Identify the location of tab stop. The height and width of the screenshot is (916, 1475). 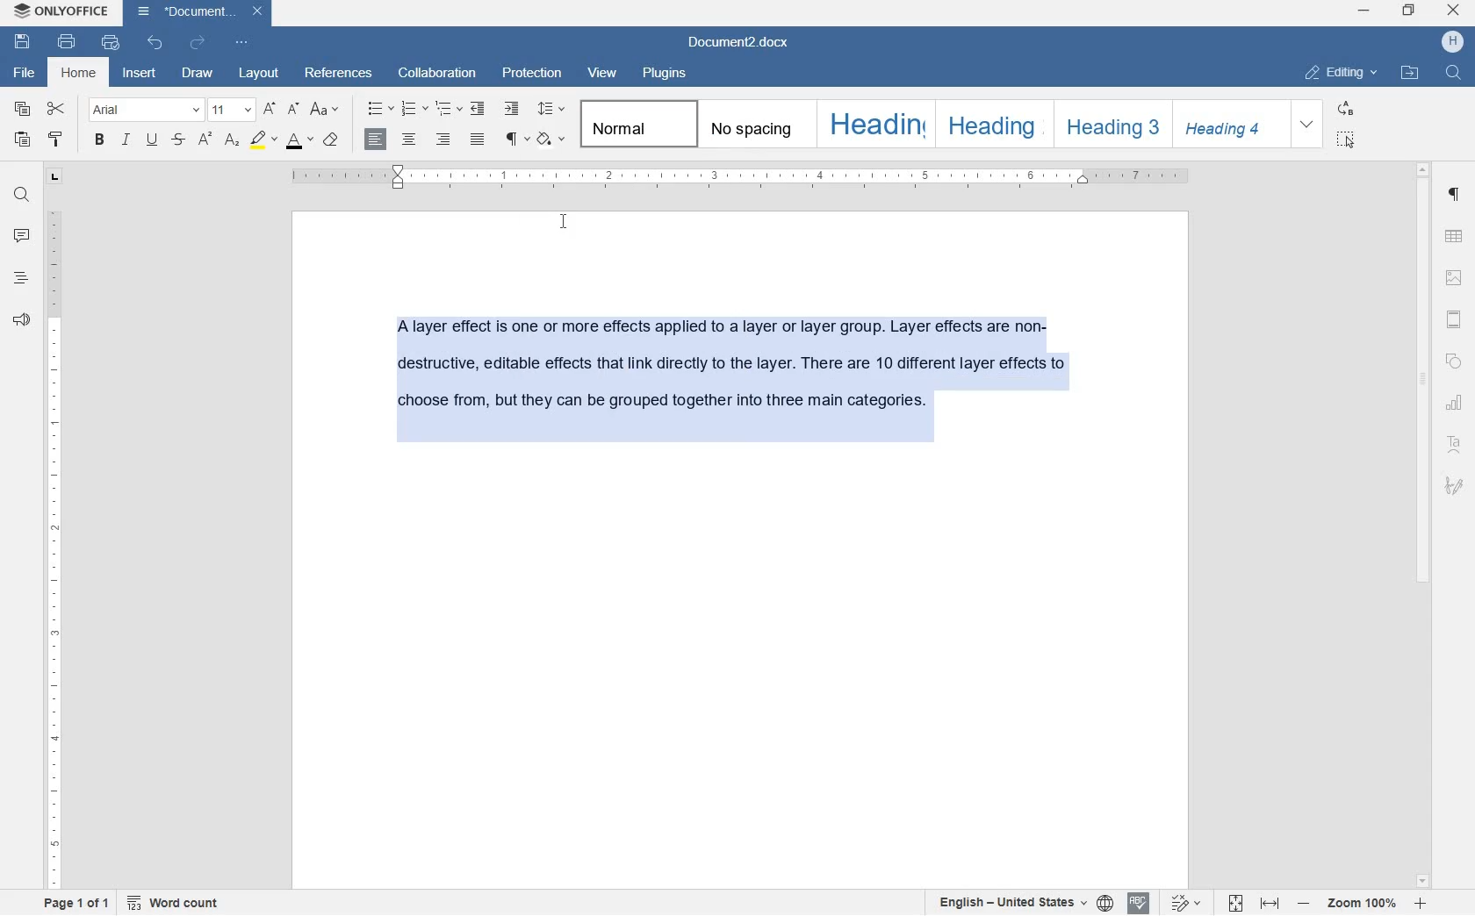
(54, 179).